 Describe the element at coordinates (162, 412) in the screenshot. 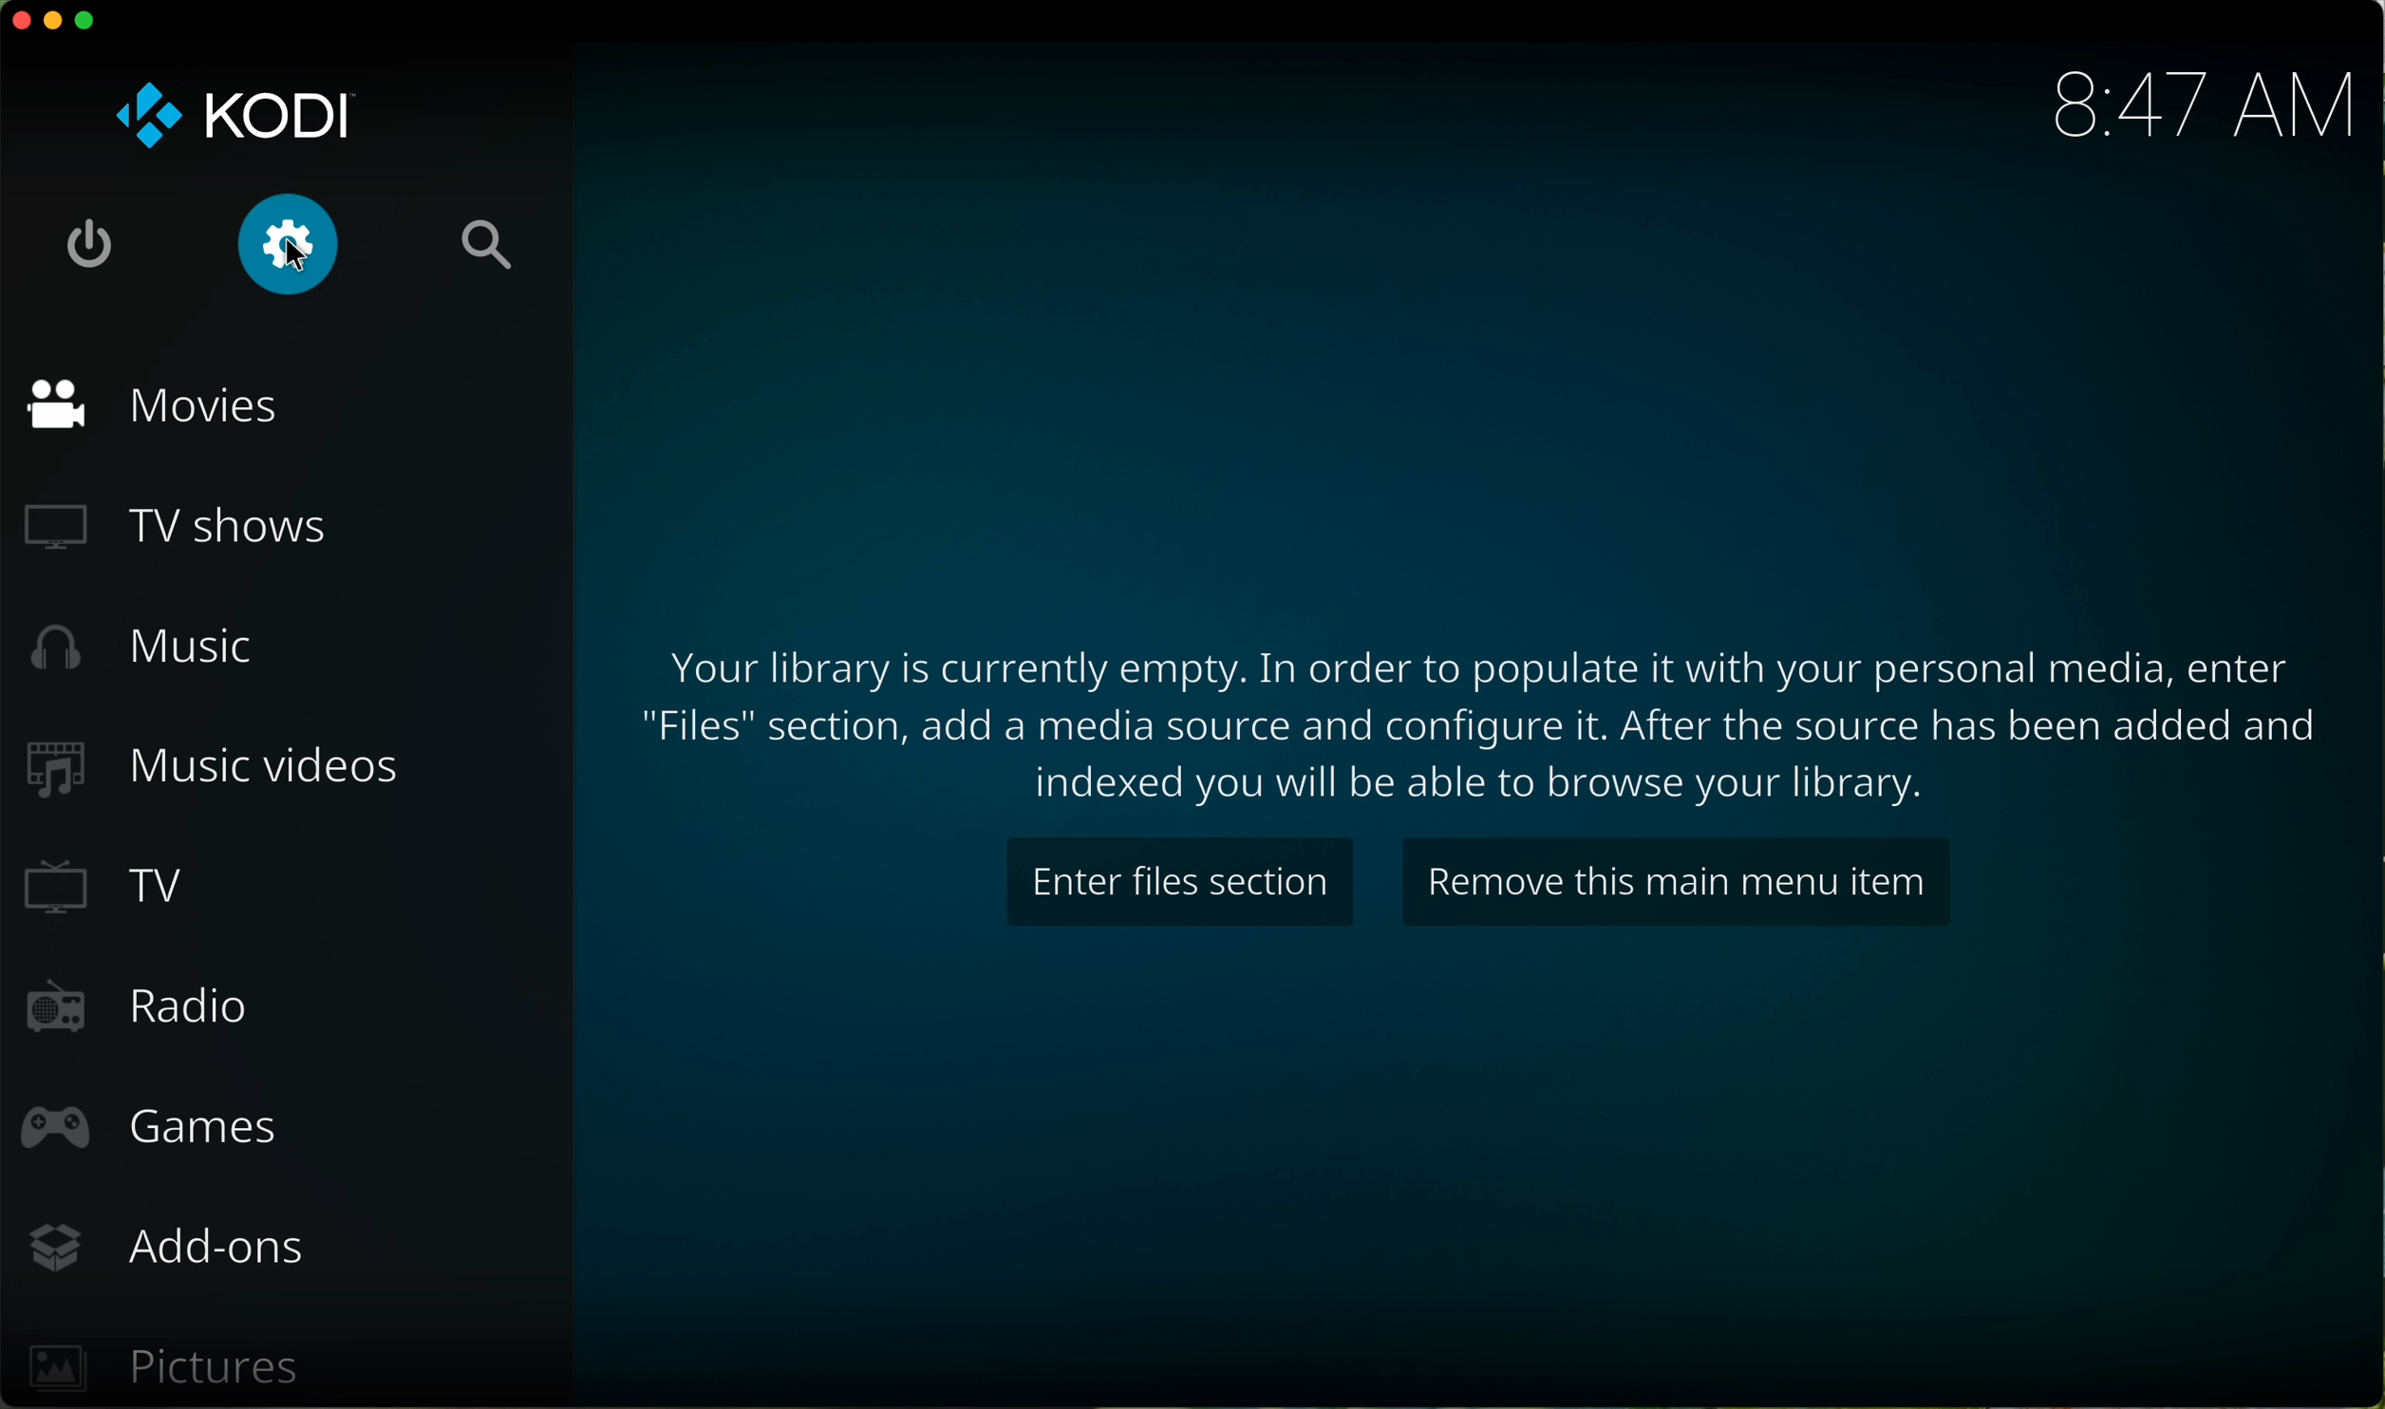

I see `movies` at that location.